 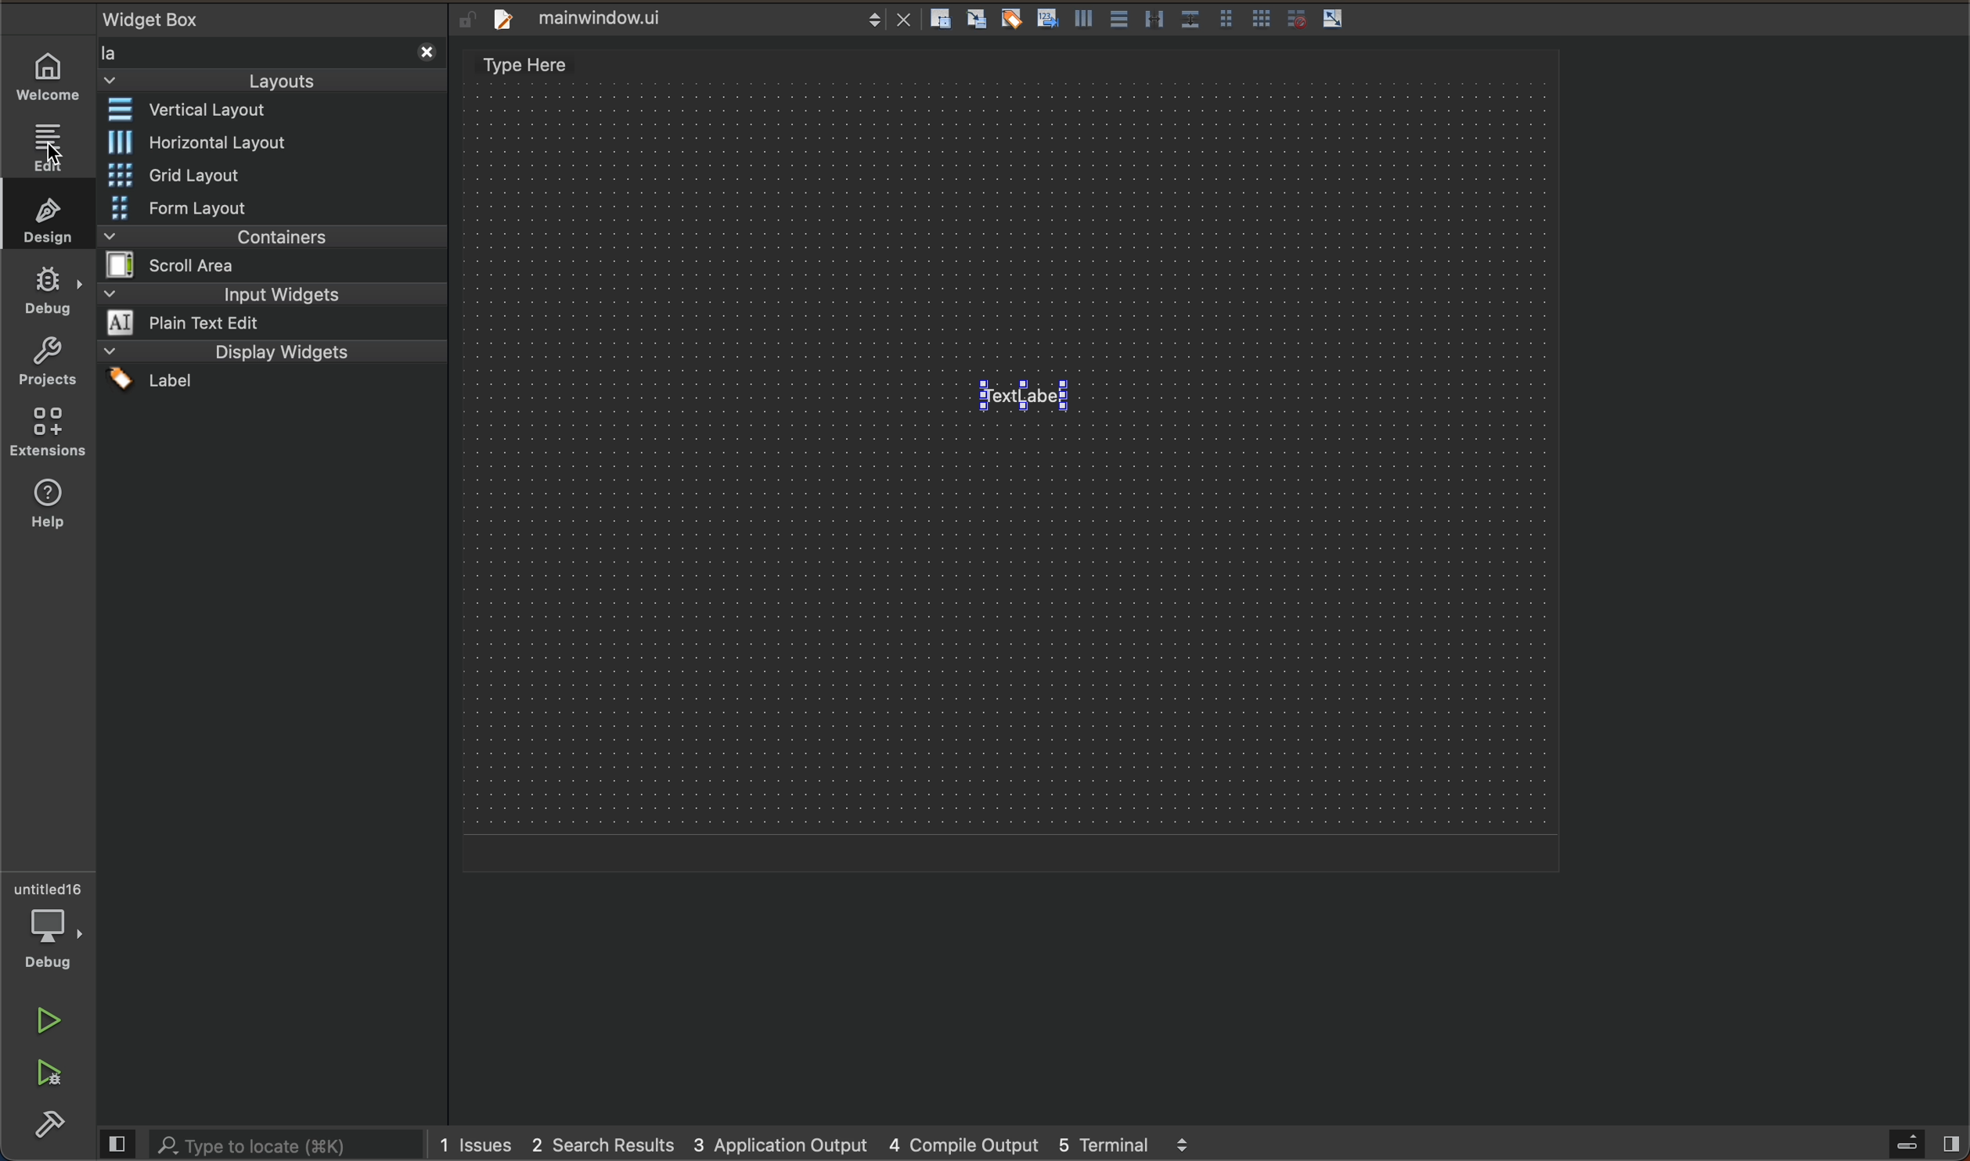 What do you see at coordinates (178, 381) in the screenshot?
I see `Label` at bounding box center [178, 381].